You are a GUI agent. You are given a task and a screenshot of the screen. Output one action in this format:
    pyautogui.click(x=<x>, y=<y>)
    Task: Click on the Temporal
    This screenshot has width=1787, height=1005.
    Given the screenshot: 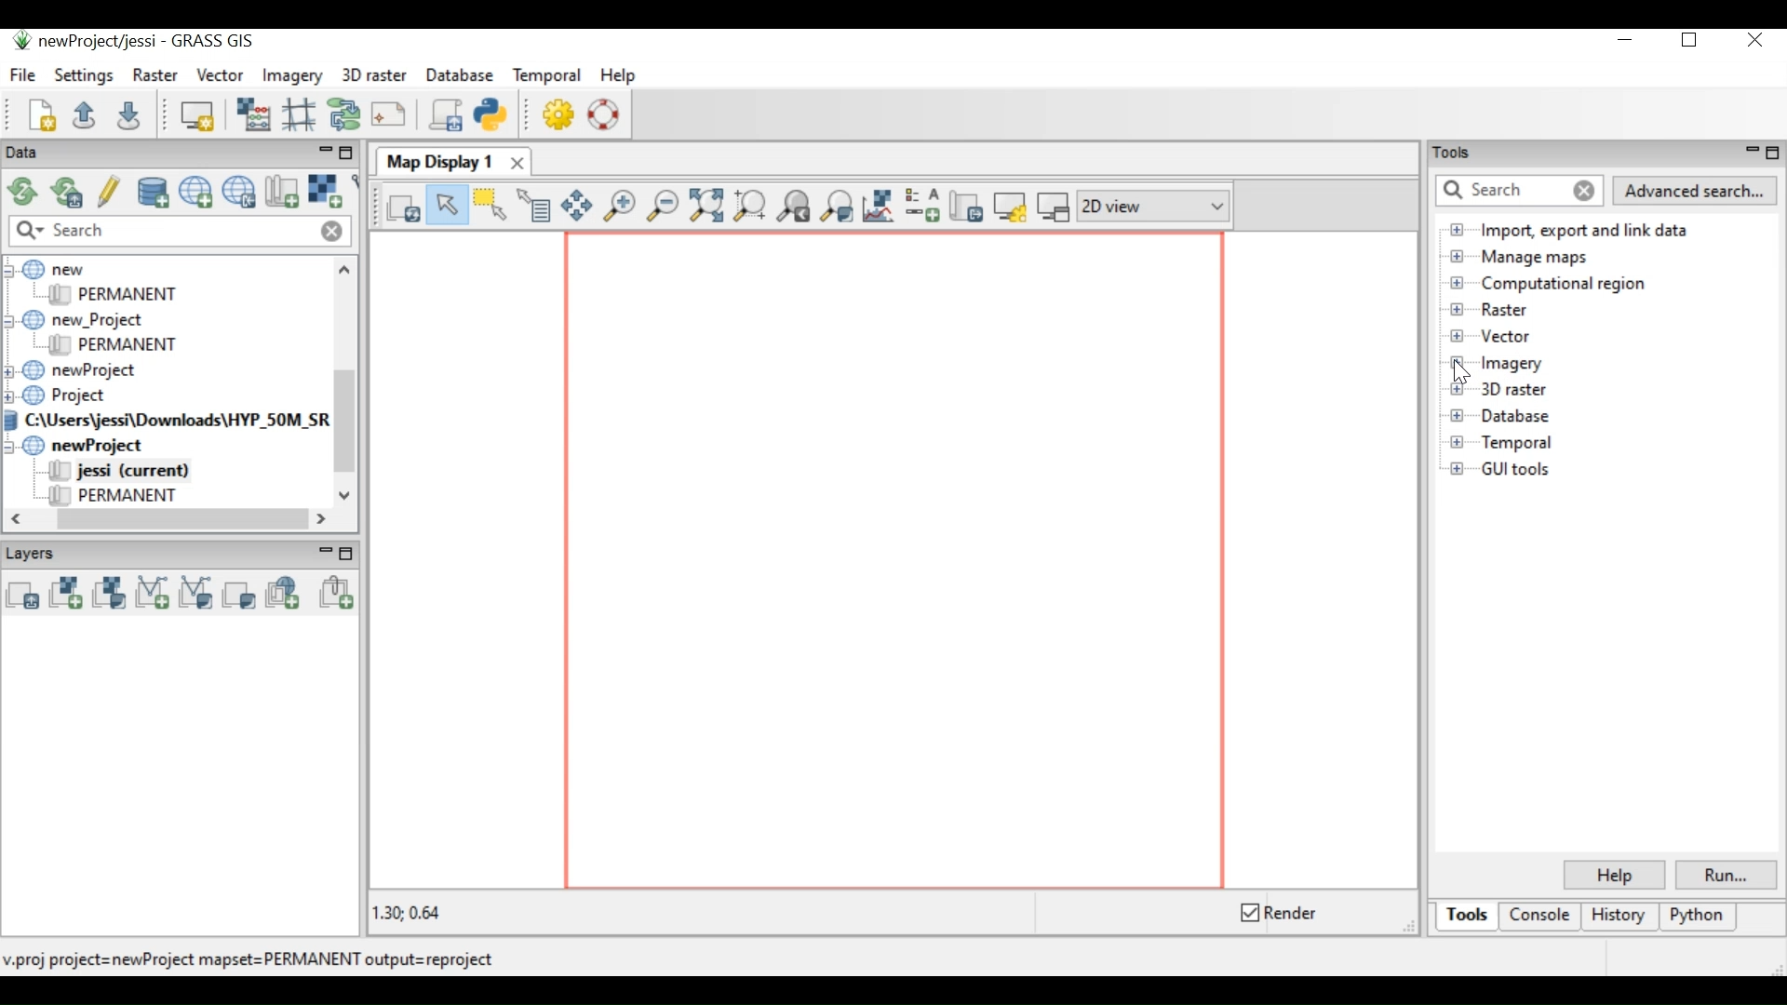 What is the action you would take?
    pyautogui.click(x=1500, y=444)
    